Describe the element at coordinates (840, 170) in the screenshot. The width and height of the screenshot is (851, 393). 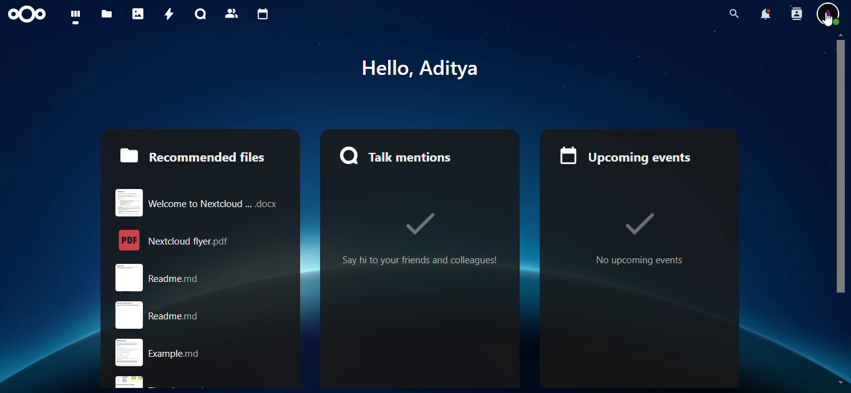
I see `scroll bar` at that location.